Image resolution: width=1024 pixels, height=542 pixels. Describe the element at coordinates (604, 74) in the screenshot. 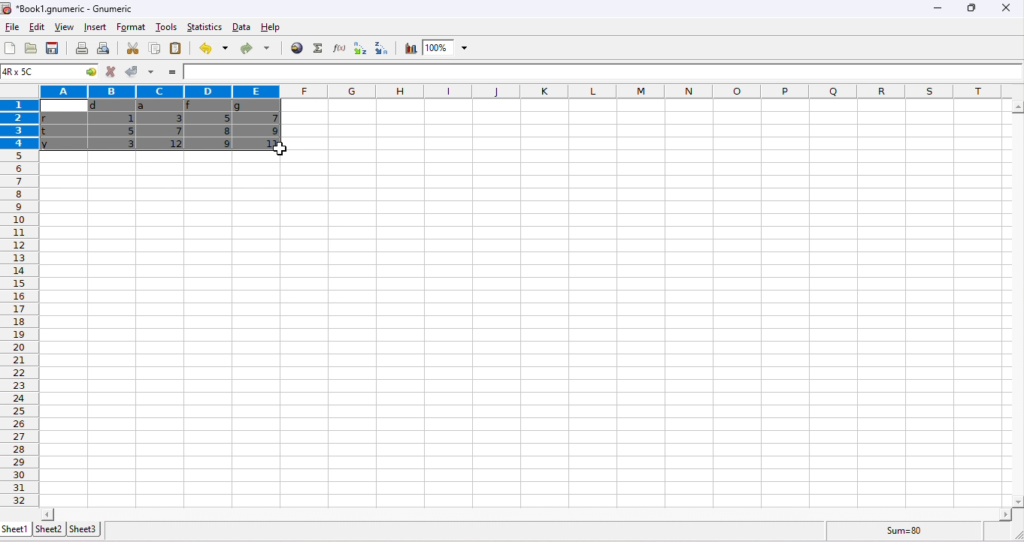

I see `formula bar` at that location.